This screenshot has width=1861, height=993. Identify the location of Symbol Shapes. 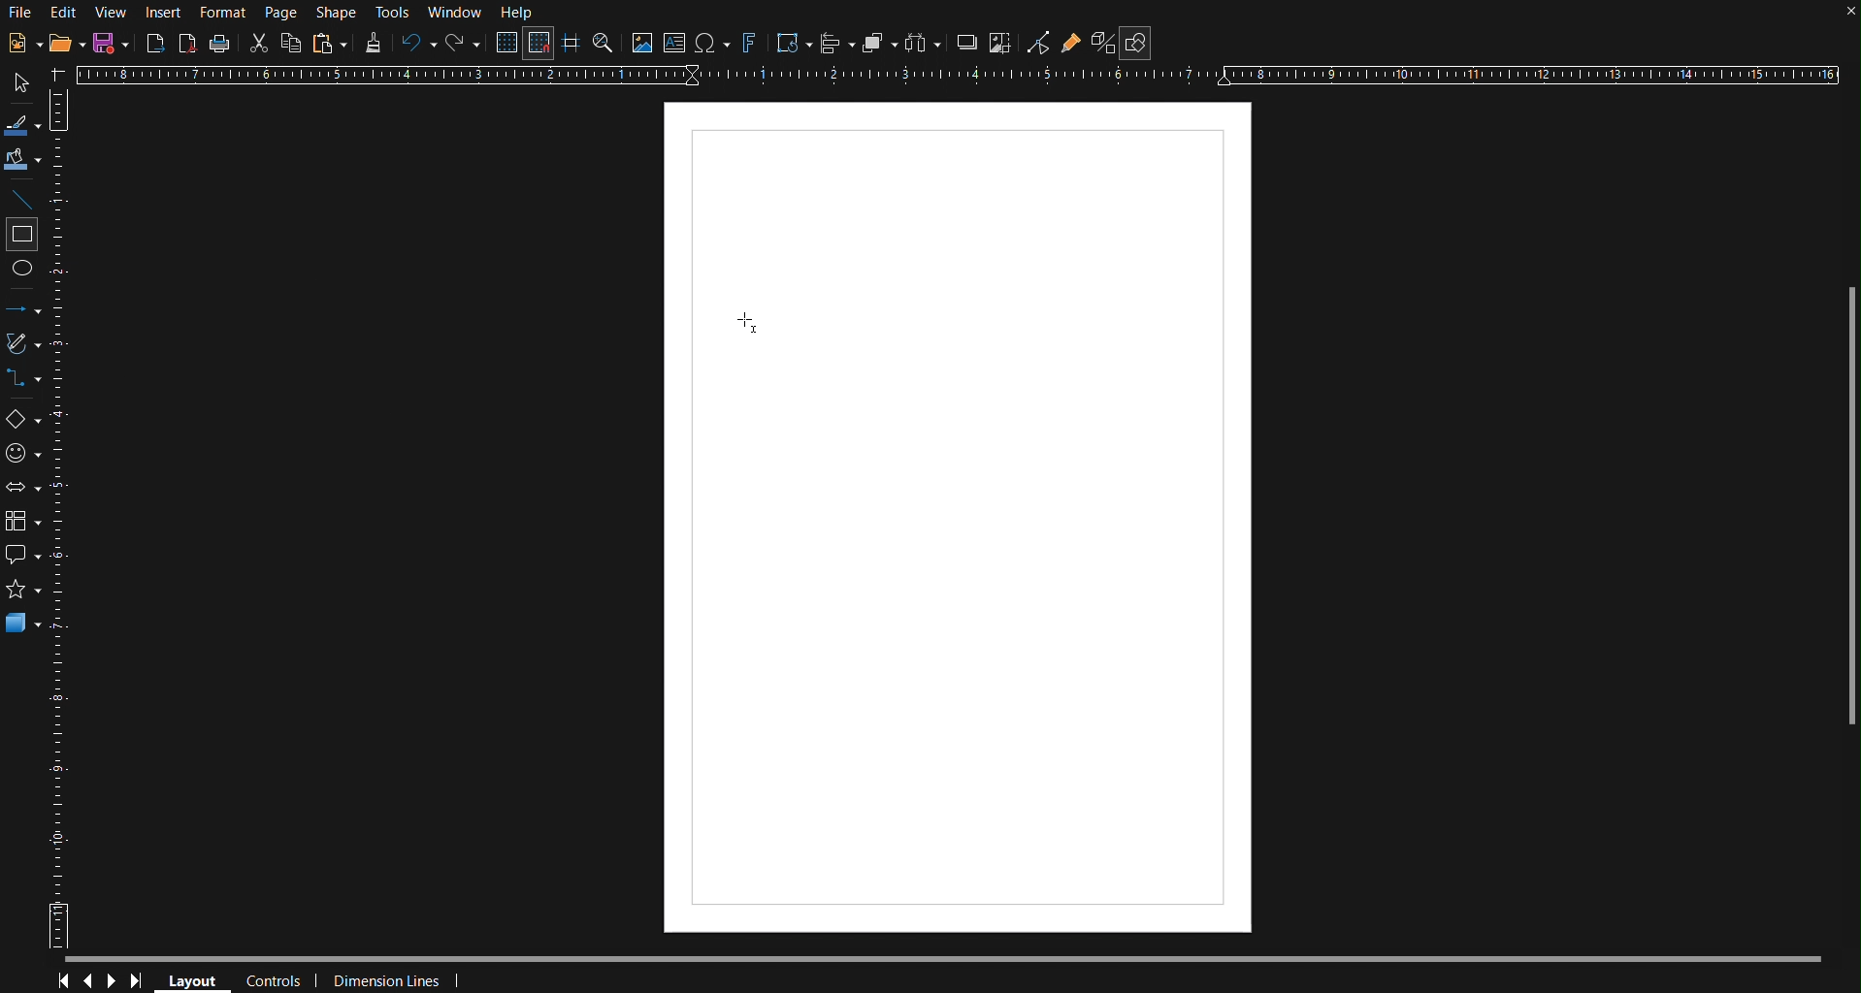
(23, 454).